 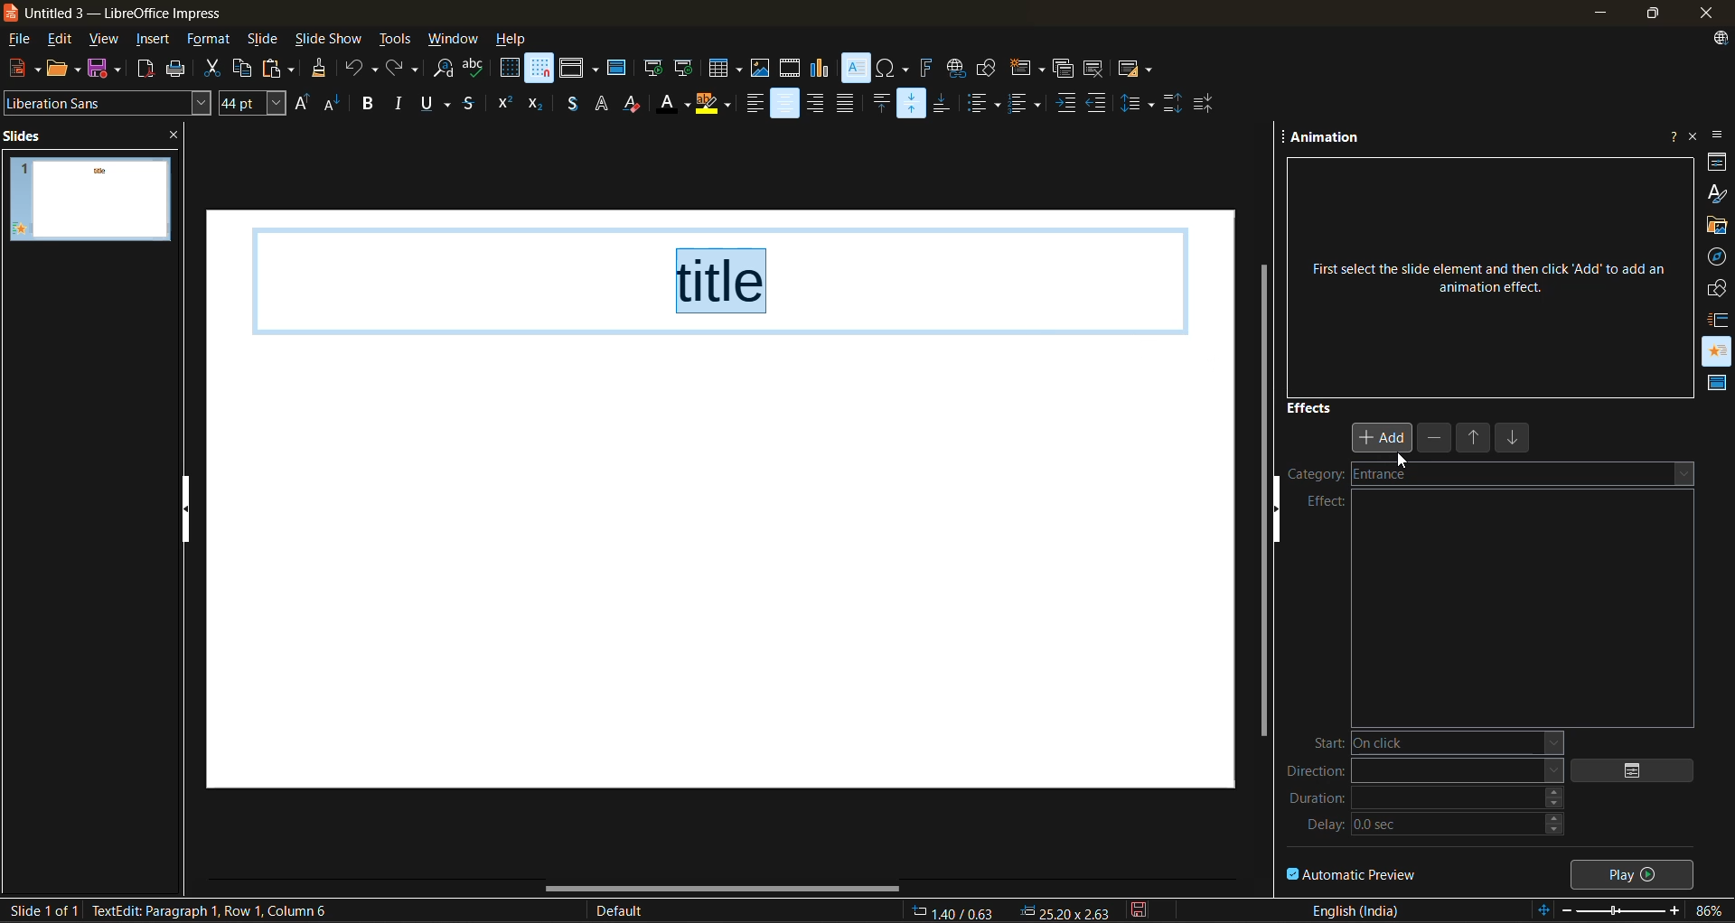 I want to click on character highlighting color, so click(x=715, y=104).